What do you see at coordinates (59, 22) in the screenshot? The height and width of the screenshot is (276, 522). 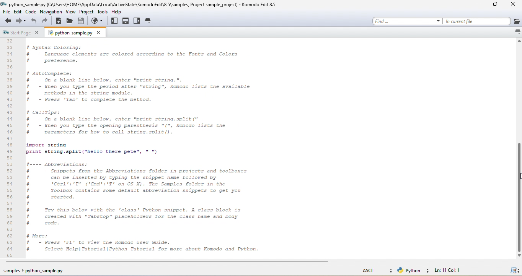 I see `new` at bounding box center [59, 22].